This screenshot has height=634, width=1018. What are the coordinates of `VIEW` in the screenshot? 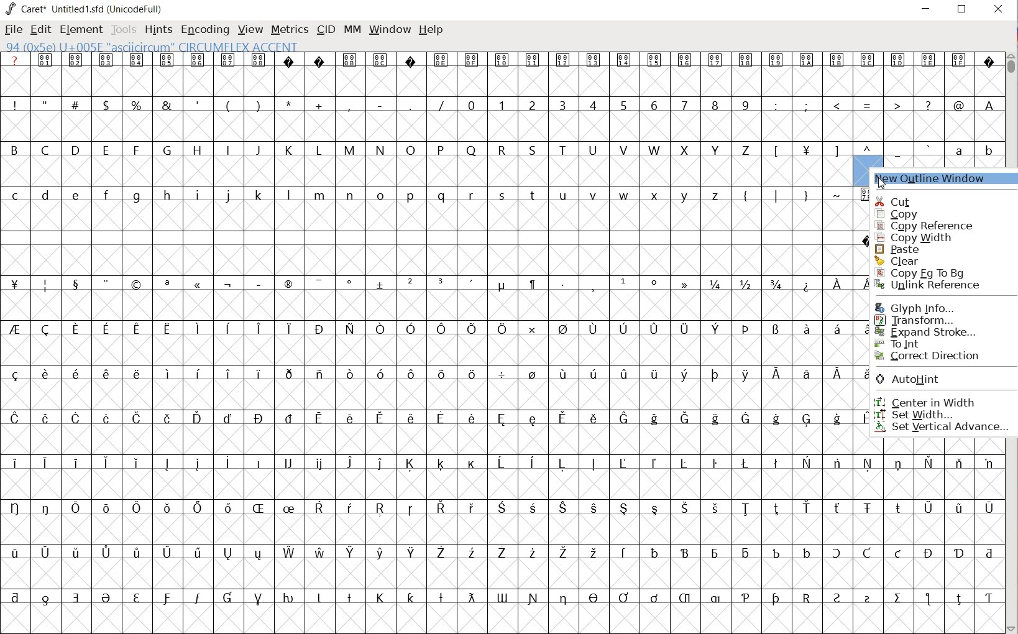 It's located at (250, 30).